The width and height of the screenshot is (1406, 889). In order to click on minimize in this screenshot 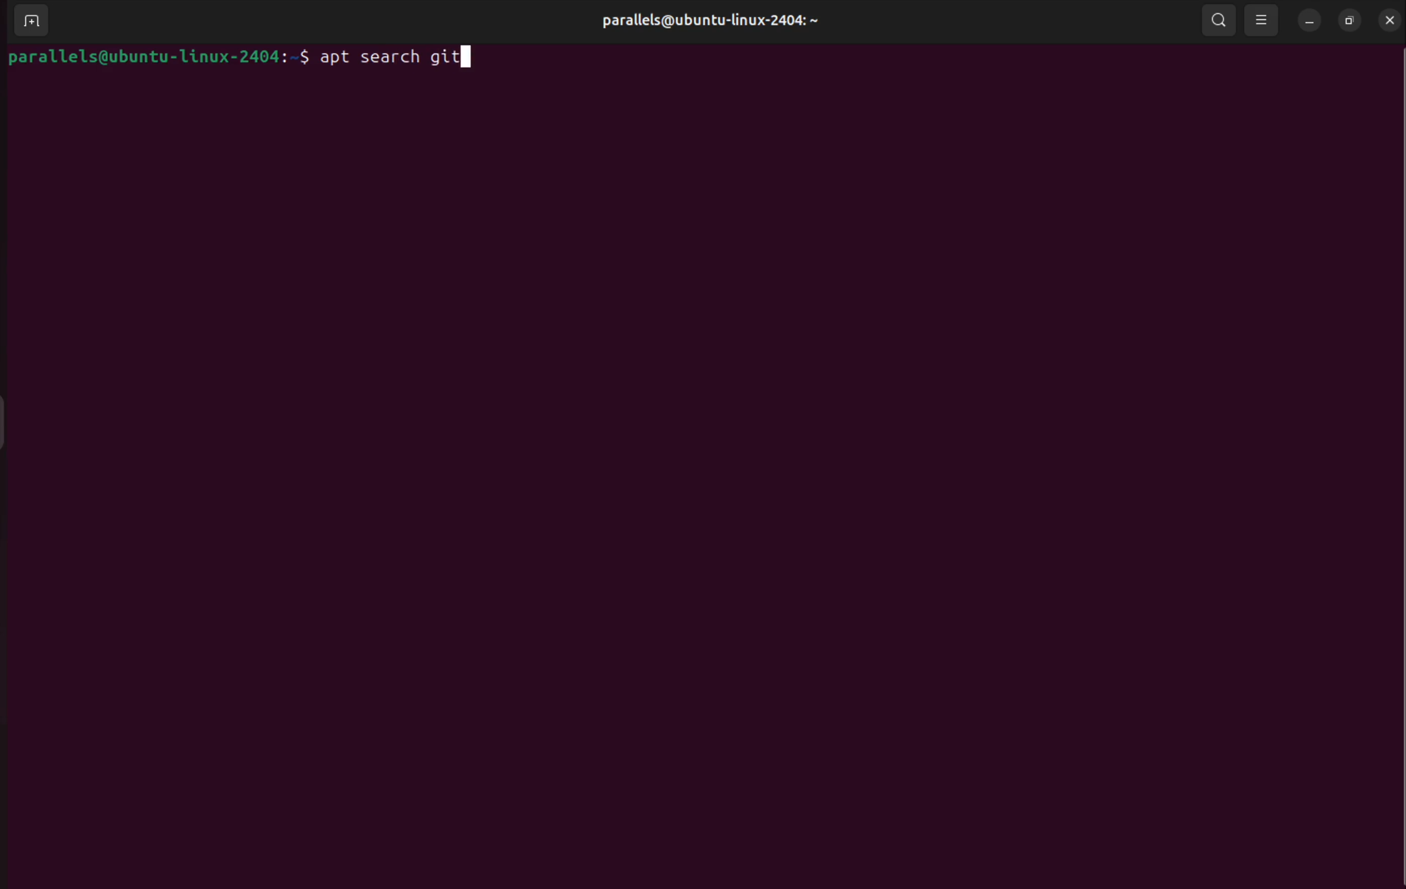, I will do `click(1307, 19)`.